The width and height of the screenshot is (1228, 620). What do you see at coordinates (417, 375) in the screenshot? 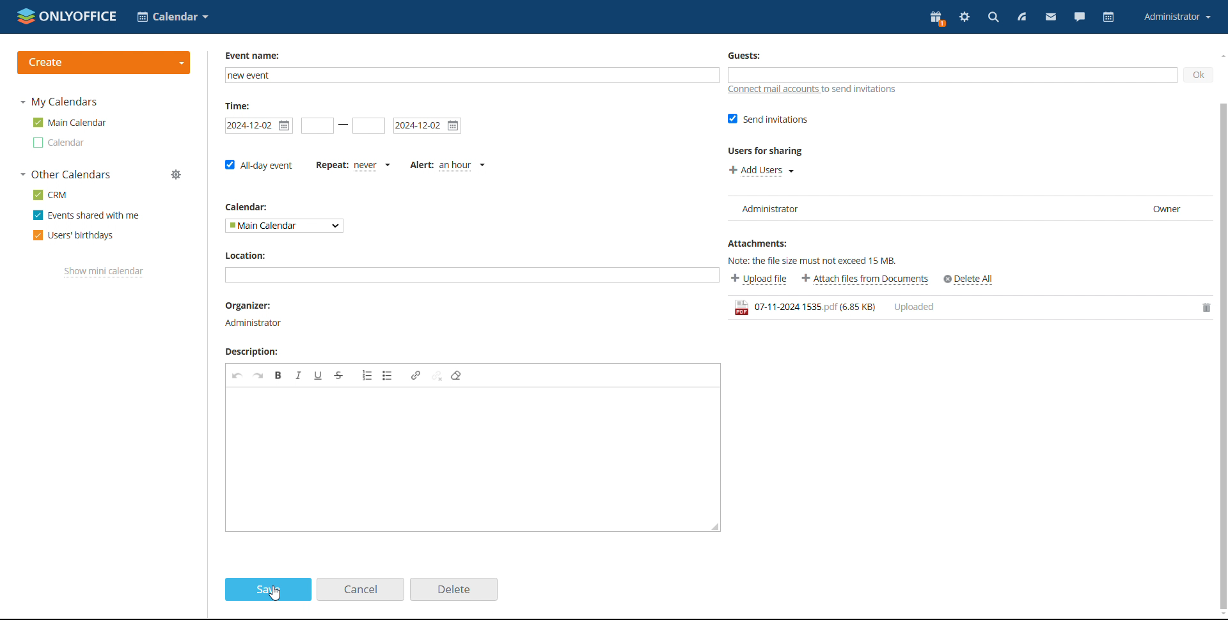
I see `link` at bounding box center [417, 375].